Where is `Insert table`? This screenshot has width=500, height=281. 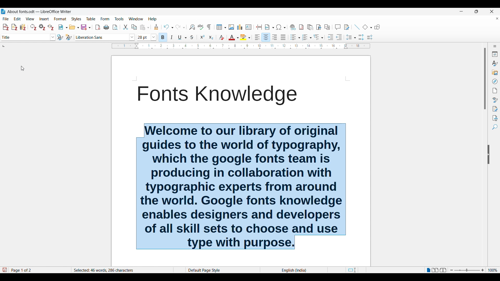
Insert table is located at coordinates (221, 27).